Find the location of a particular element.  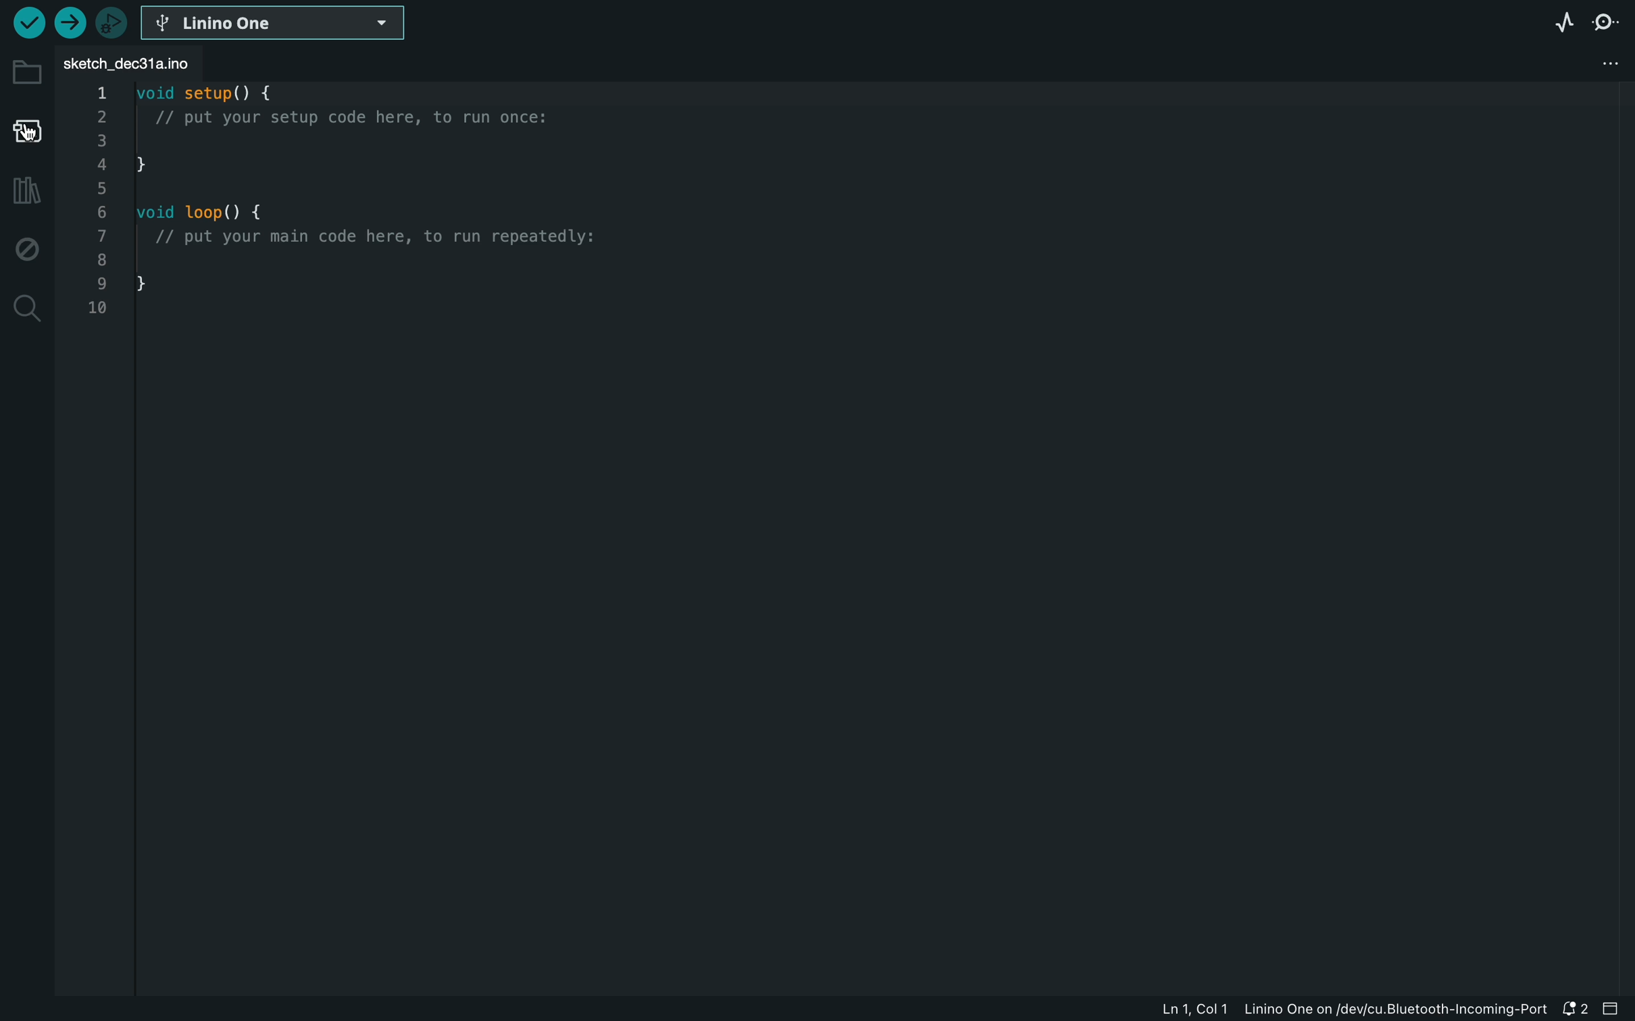

linino one is located at coordinates (290, 22).